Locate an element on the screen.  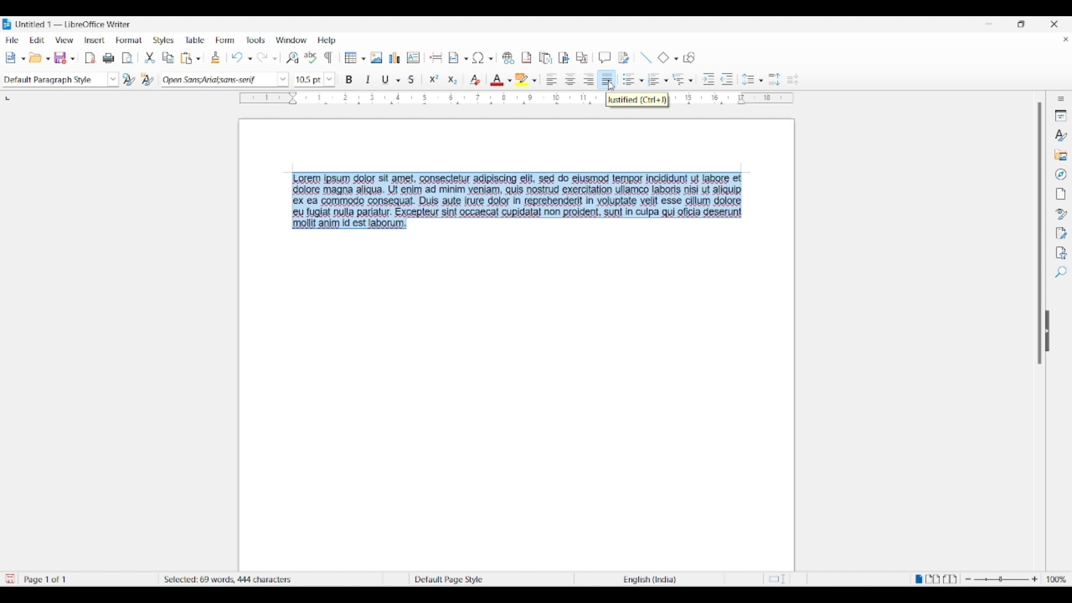
Clear direct formatting is located at coordinates (475, 80).